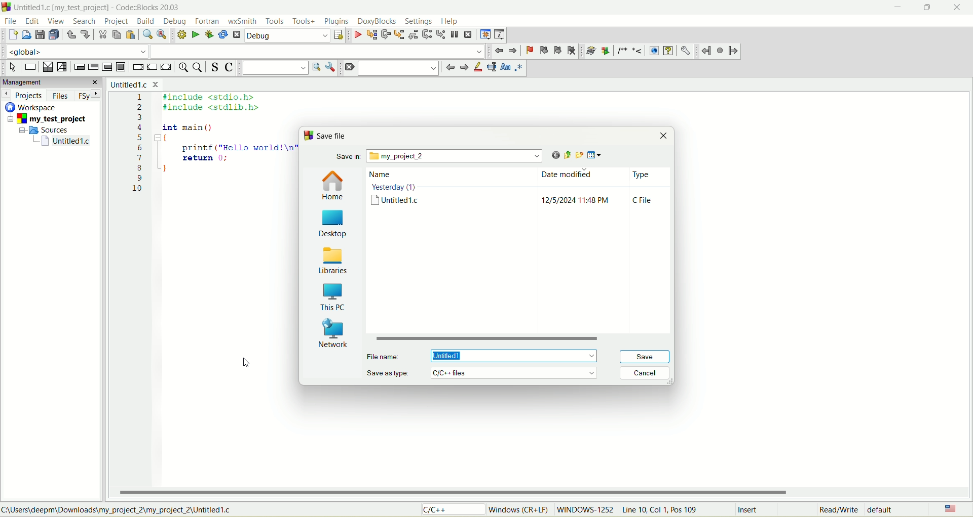  What do you see at coordinates (130, 35) in the screenshot?
I see `paste` at bounding box center [130, 35].